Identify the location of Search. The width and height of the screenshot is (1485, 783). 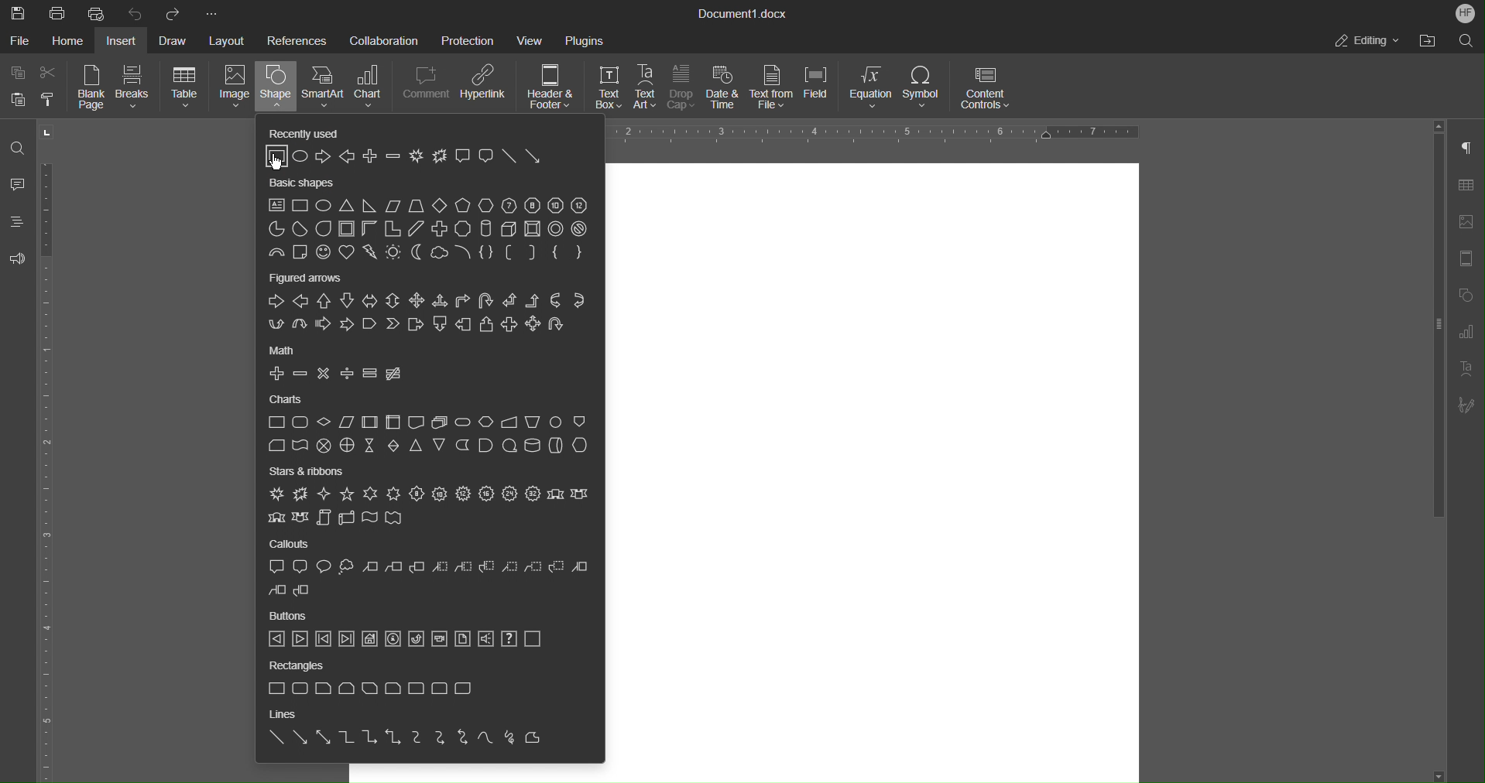
(1463, 41).